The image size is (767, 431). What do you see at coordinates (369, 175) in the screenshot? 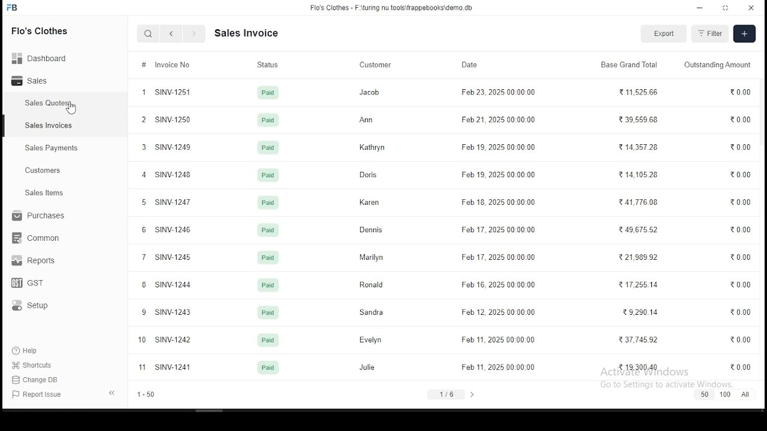
I see `Doris.` at bounding box center [369, 175].